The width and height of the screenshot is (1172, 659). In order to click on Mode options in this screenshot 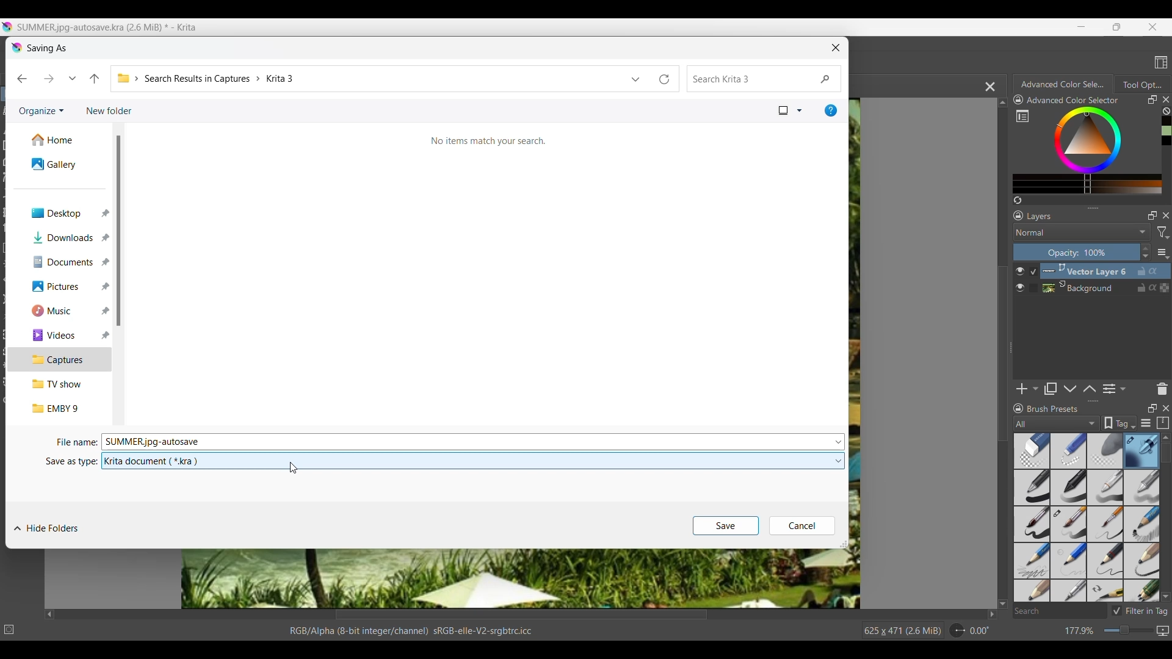, I will do `click(1082, 232)`.